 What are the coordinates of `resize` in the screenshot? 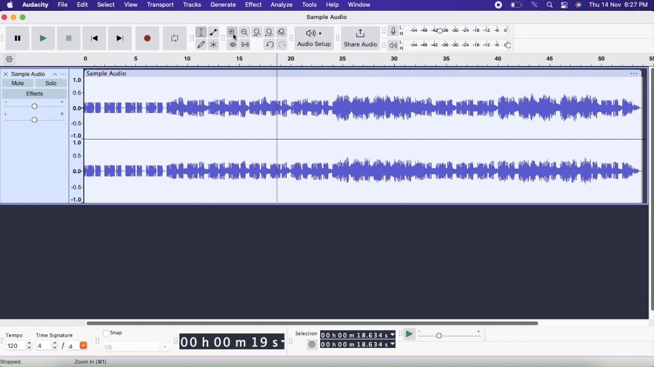 It's located at (97, 342).